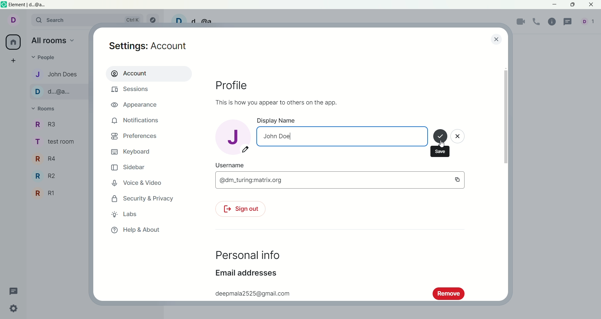 This screenshot has height=319, width=601. I want to click on sessions, so click(132, 90).